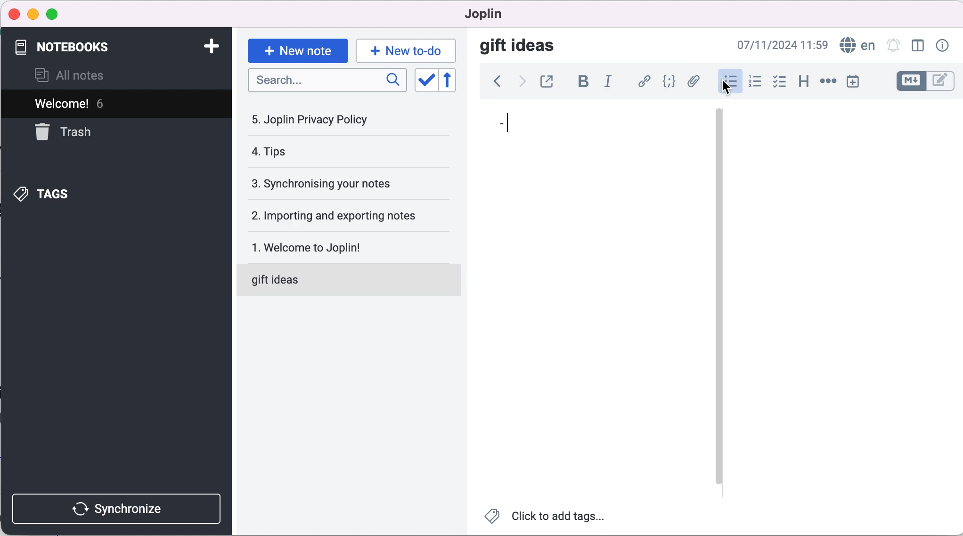  Describe the element at coordinates (323, 153) in the screenshot. I see `tips` at that location.